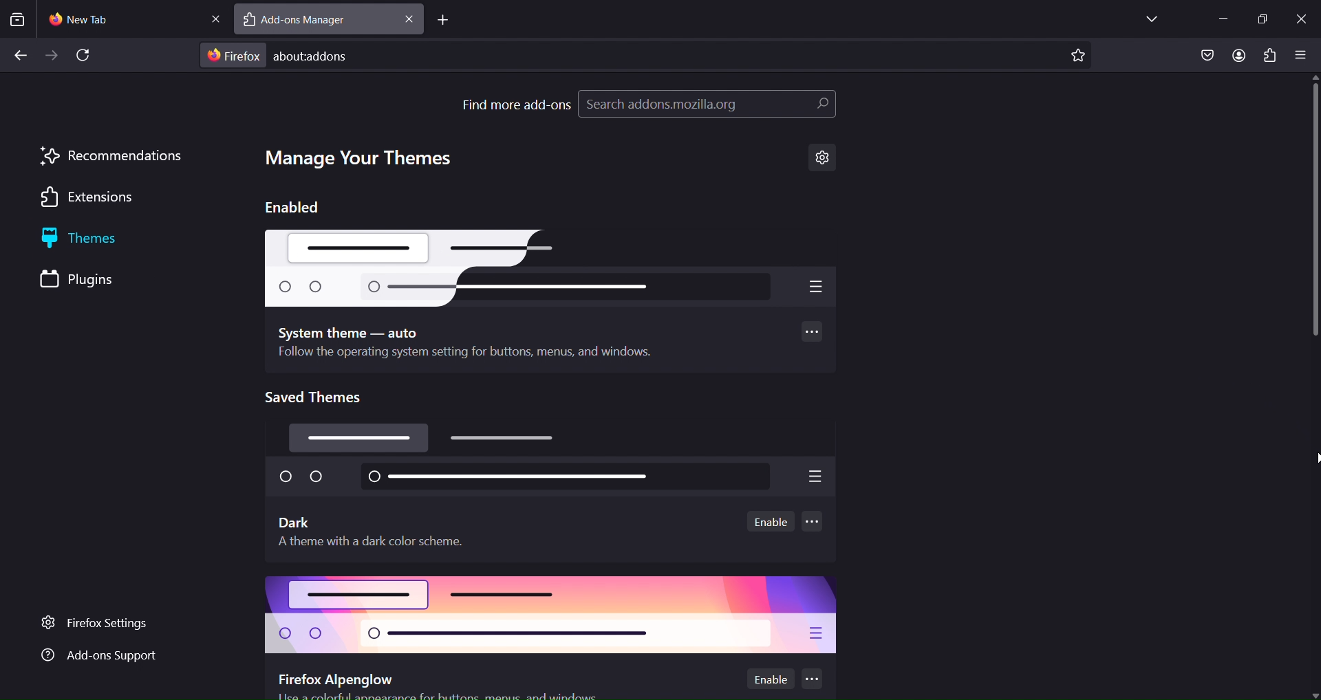  I want to click on manage your themes, so click(363, 159).